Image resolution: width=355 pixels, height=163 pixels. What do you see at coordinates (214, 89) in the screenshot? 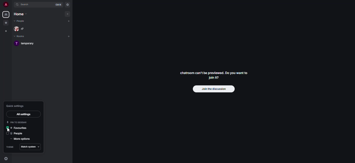
I see `join the discussion` at bounding box center [214, 89].